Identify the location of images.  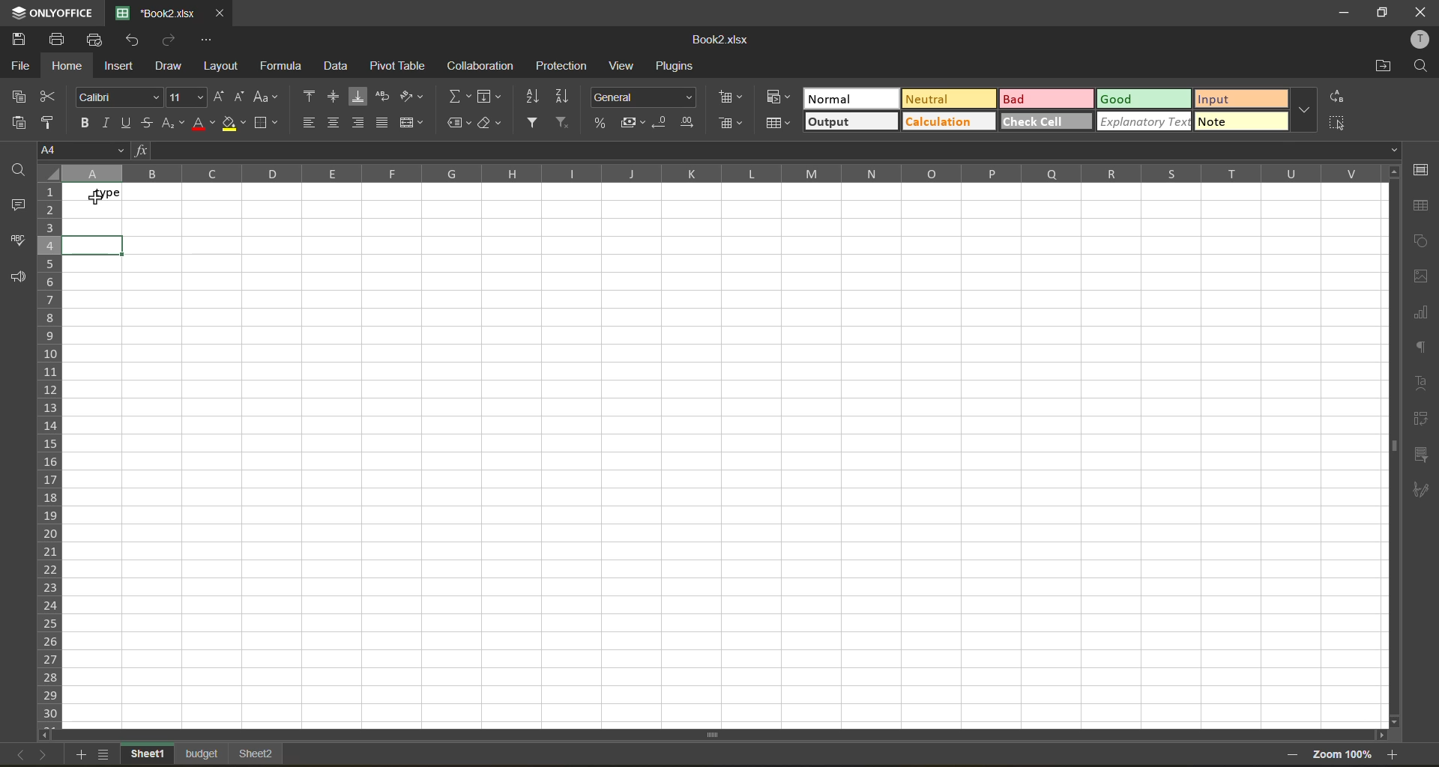
(1421, 278).